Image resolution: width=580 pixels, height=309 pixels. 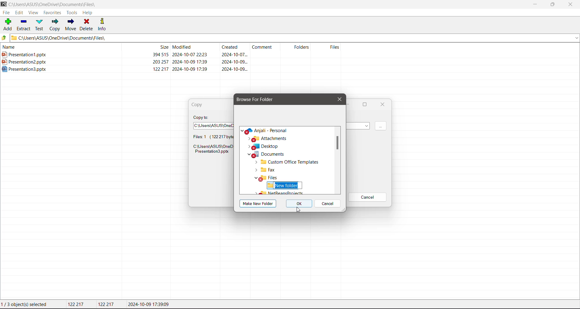 I want to click on Move Up one level, so click(x=5, y=38).